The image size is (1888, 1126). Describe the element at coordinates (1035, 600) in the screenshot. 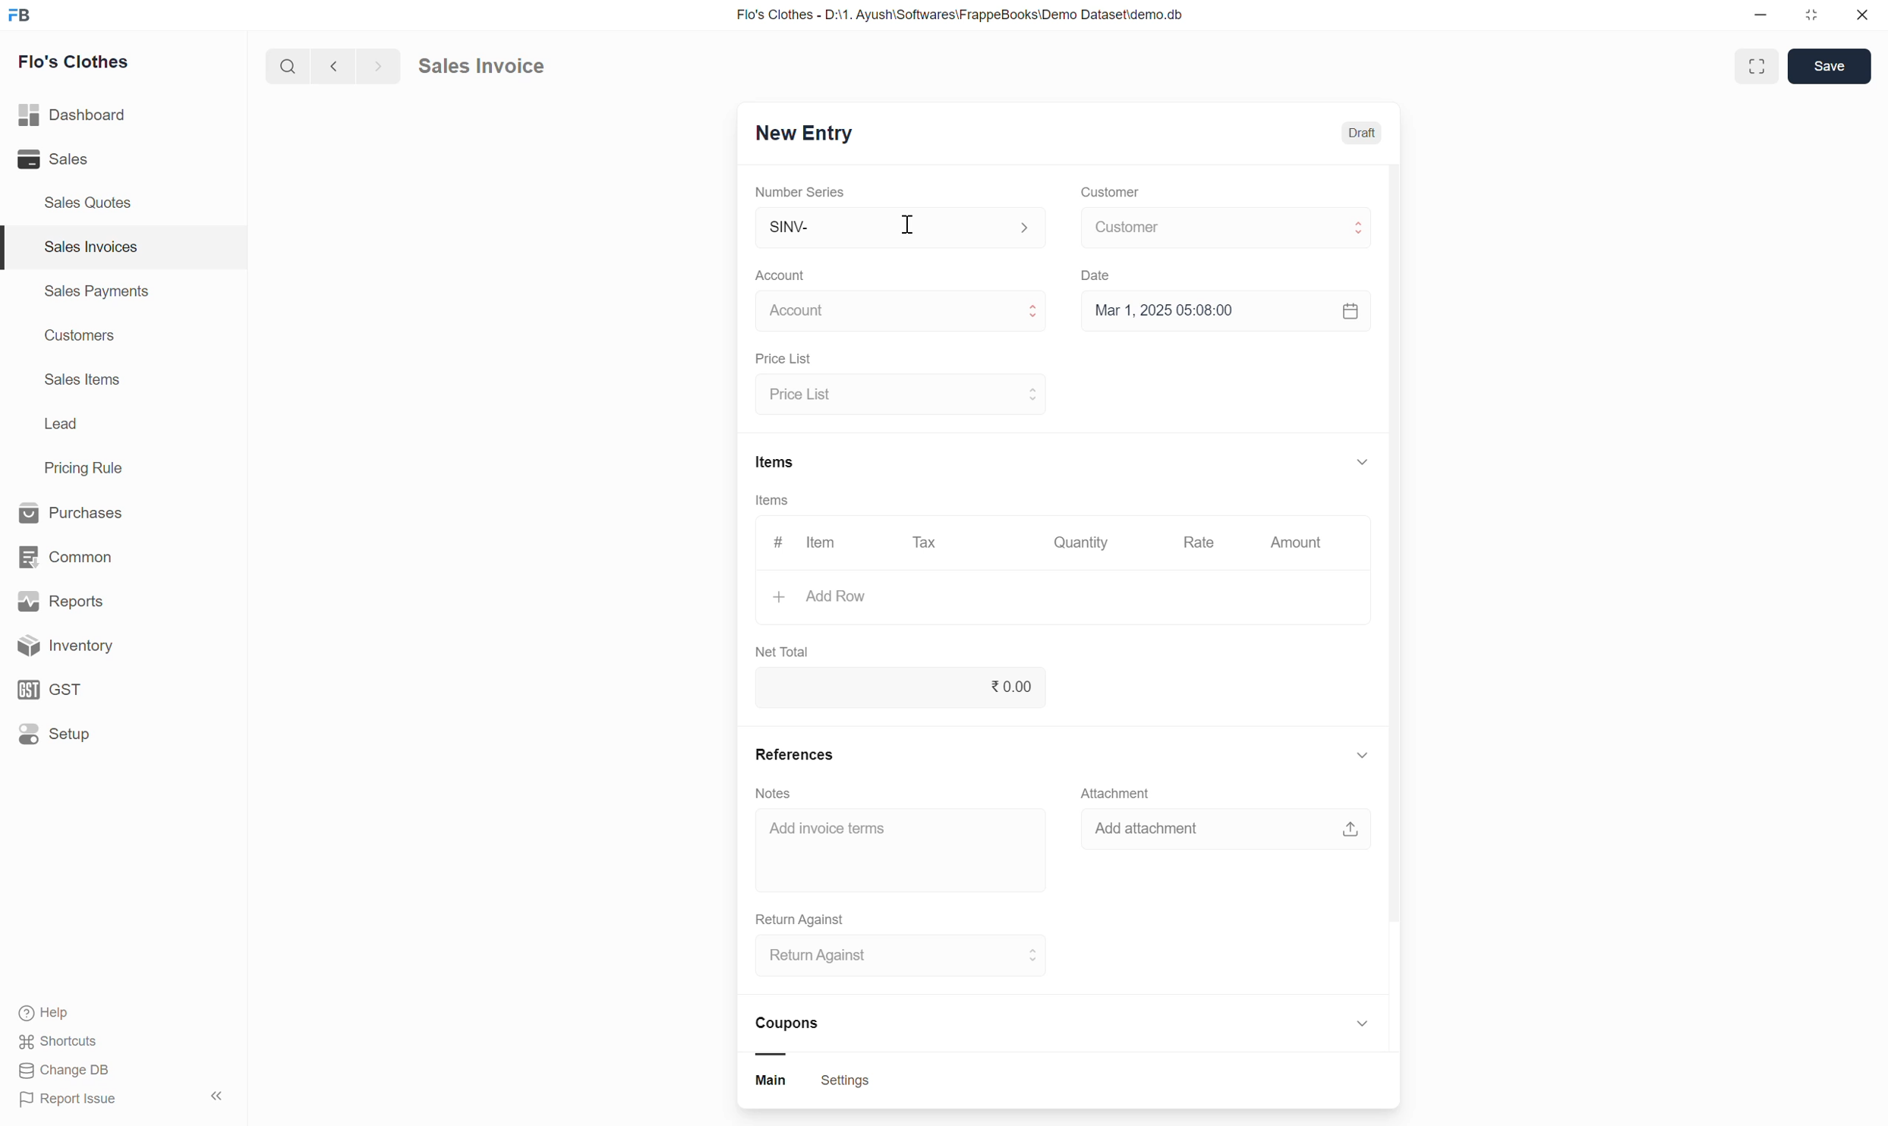

I see `Add row` at that location.